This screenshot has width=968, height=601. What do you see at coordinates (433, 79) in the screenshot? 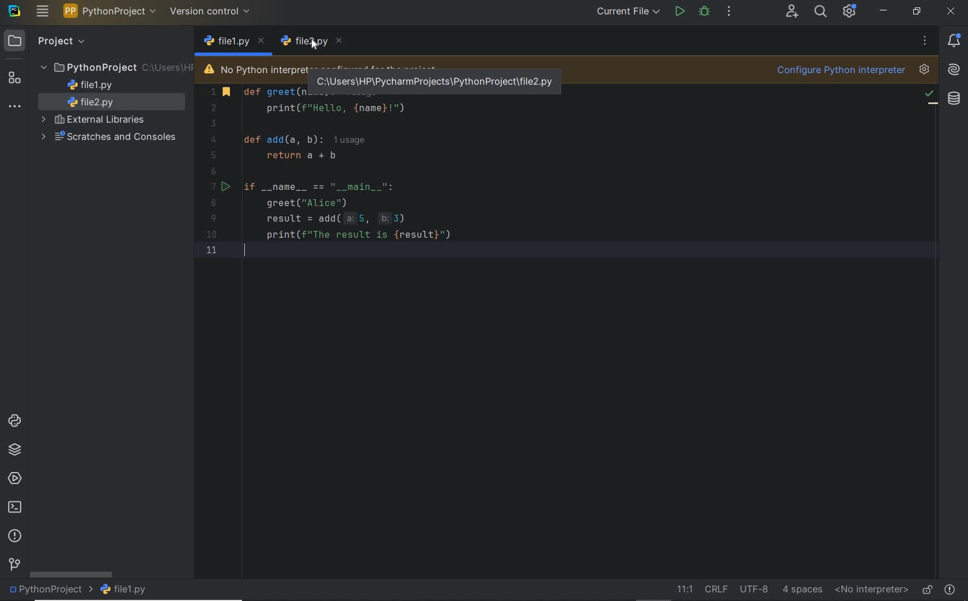
I see `file path` at bounding box center [433, 79].